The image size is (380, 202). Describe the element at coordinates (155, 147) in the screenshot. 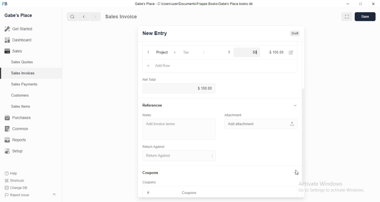

I see `Return Against` at that location.